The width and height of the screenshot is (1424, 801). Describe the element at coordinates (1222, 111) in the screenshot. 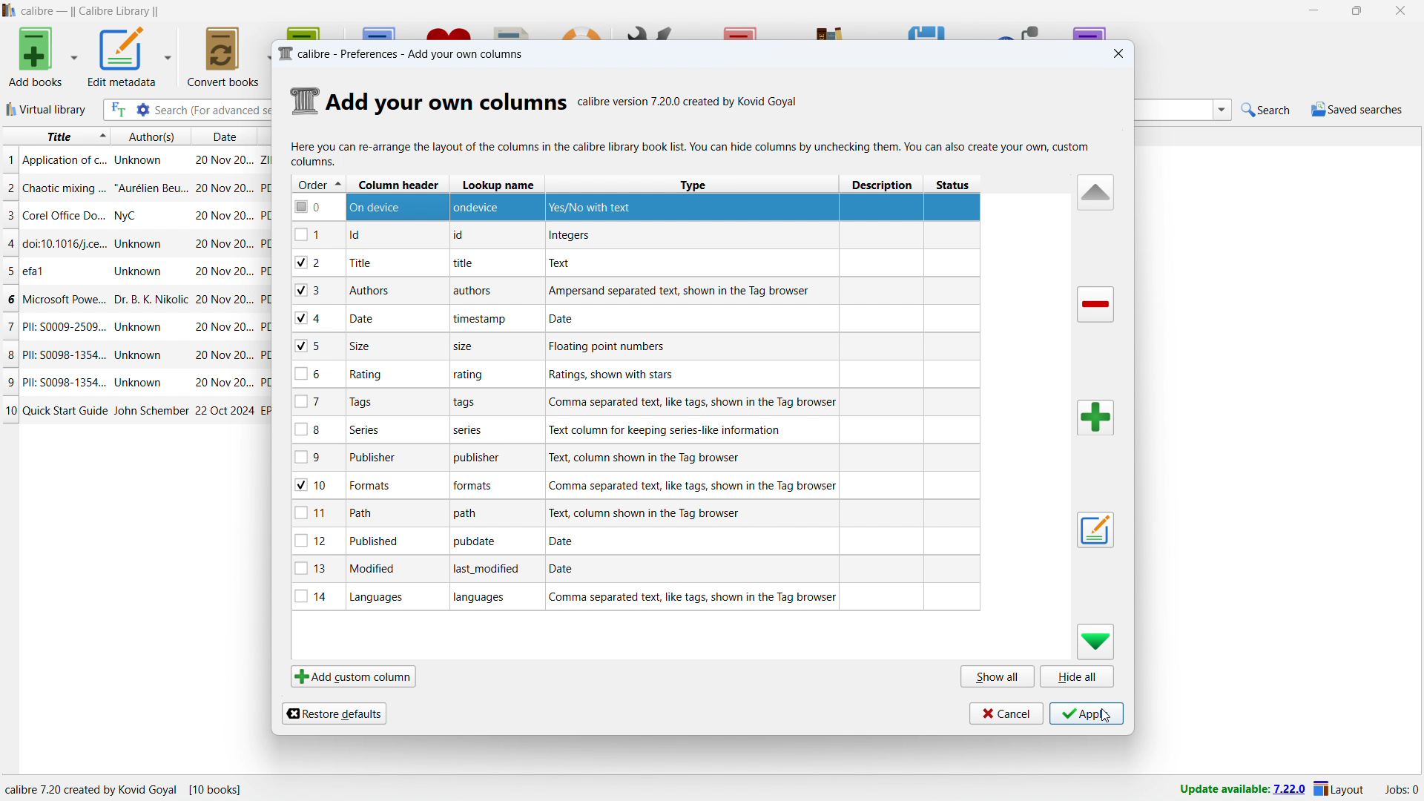

I see `search history` at that location.